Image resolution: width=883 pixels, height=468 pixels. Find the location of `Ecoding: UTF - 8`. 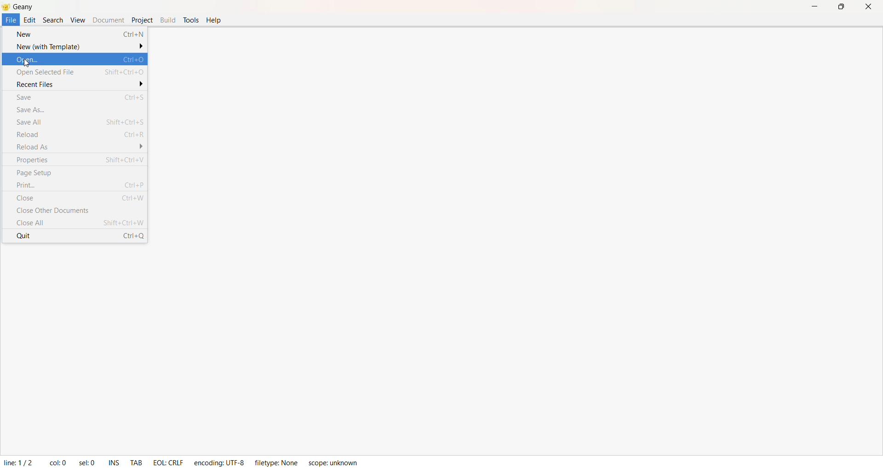

Ecoding: UTF - 8 is located at coordinates (219, 461).